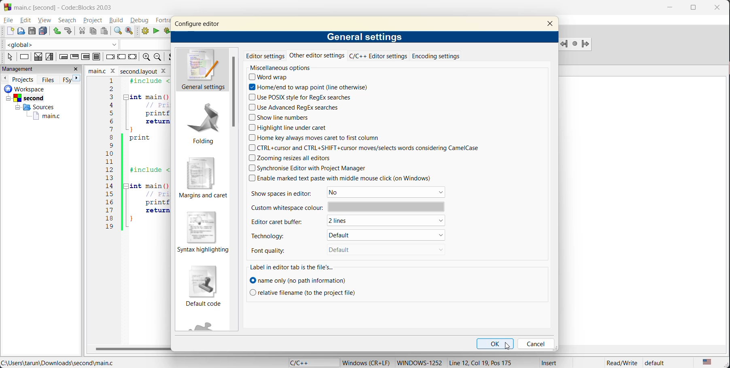 The width and height of the screenshot is (730, 368). What do you see at coordinates (117, 21) in the screenshot?
I see `build` at bounding box center [117, 21].